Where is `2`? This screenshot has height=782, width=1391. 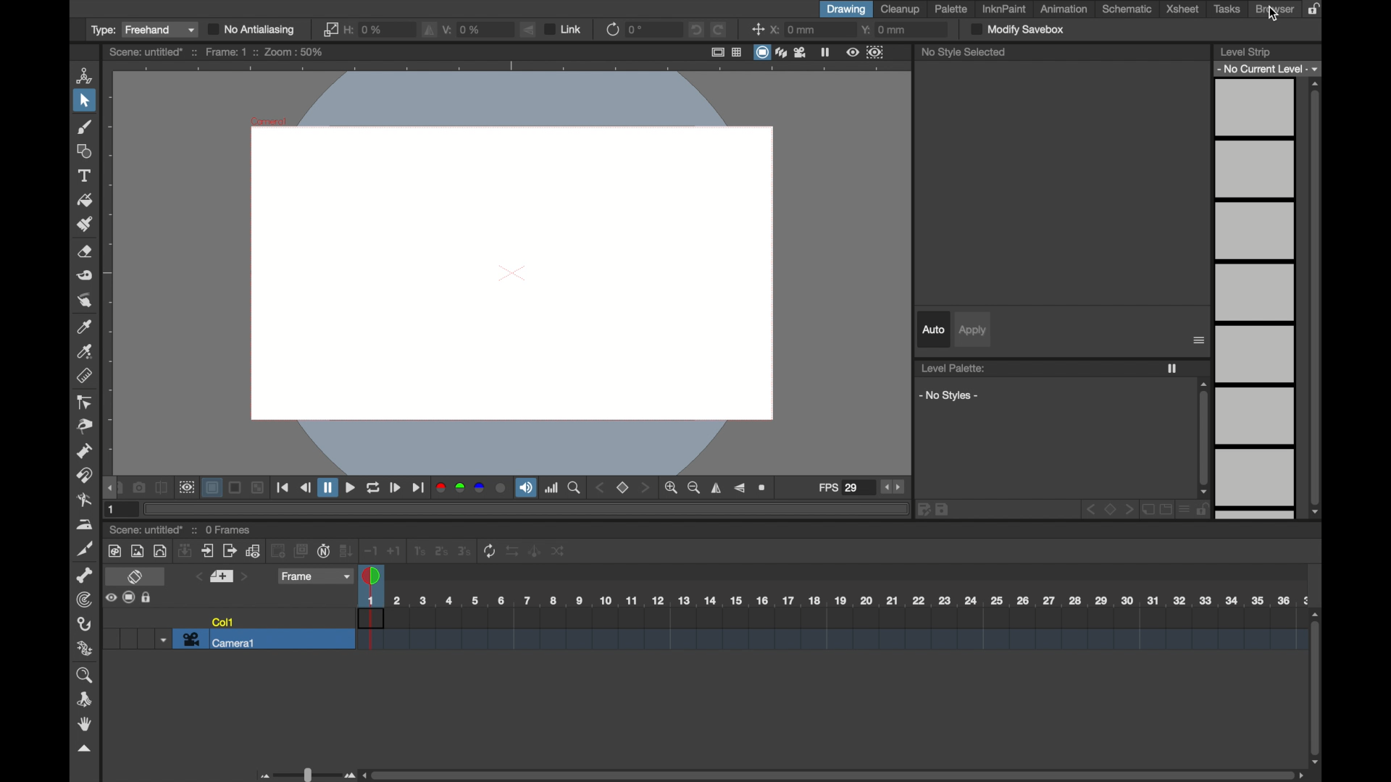
2 is located at coordinates (440, 550).